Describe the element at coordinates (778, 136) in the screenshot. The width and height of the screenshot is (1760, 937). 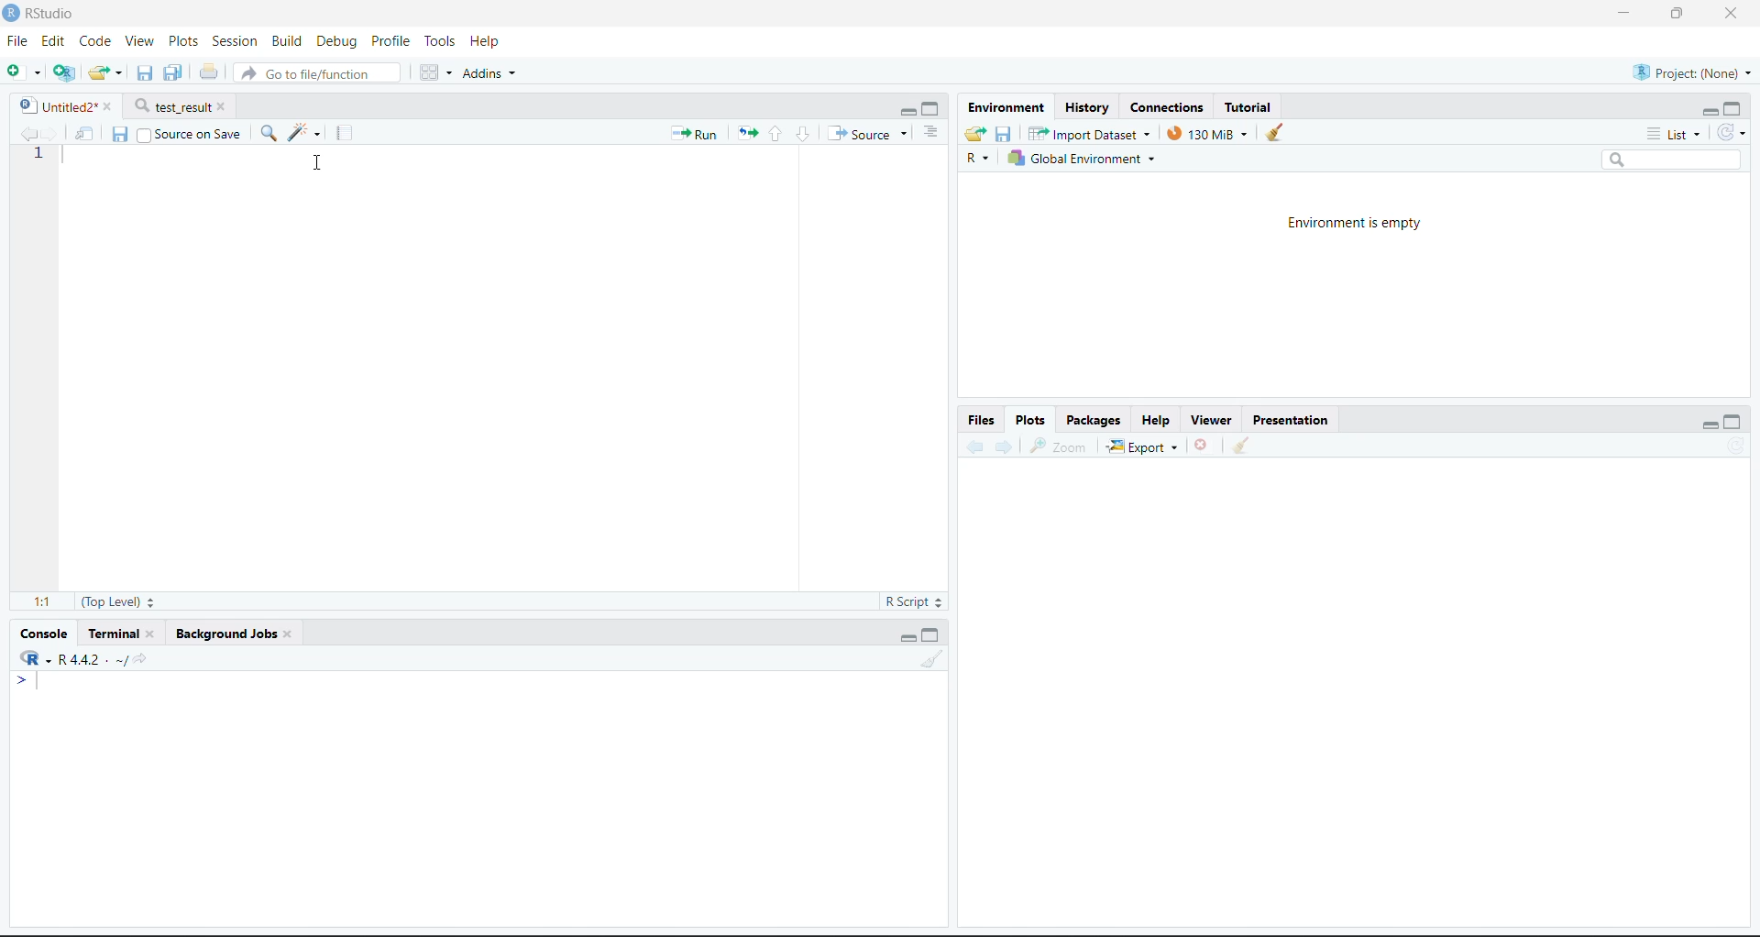
I see `Go to previous section/chunk (Ctrl + PgUp)` at that location.